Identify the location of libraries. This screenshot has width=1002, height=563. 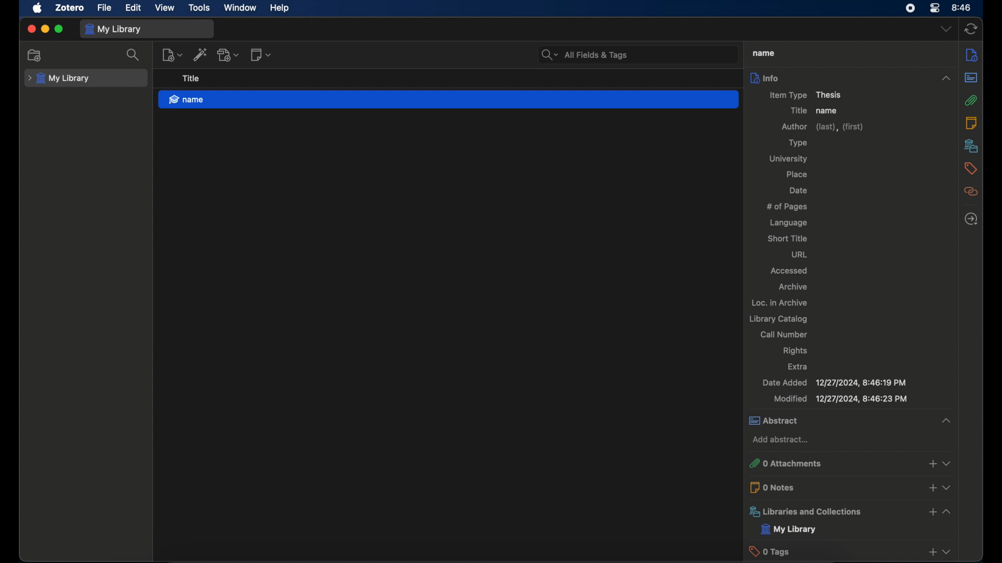
(972, 145).